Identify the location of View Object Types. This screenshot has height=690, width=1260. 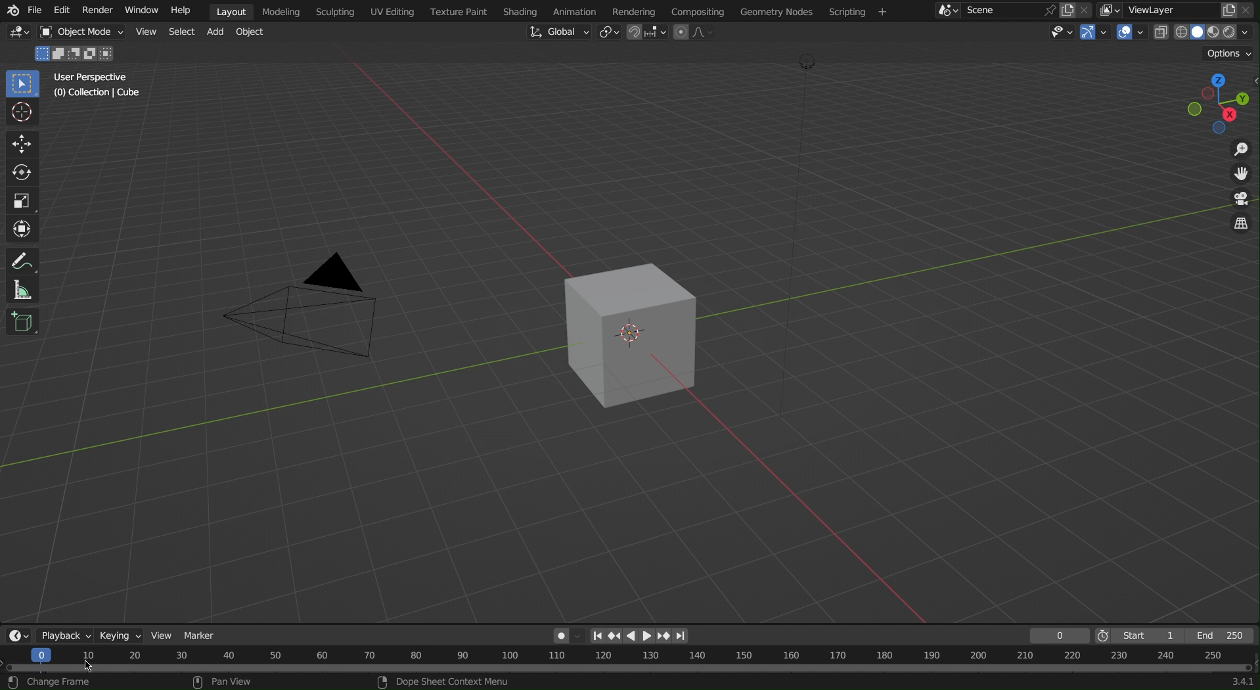
(1061, 32).